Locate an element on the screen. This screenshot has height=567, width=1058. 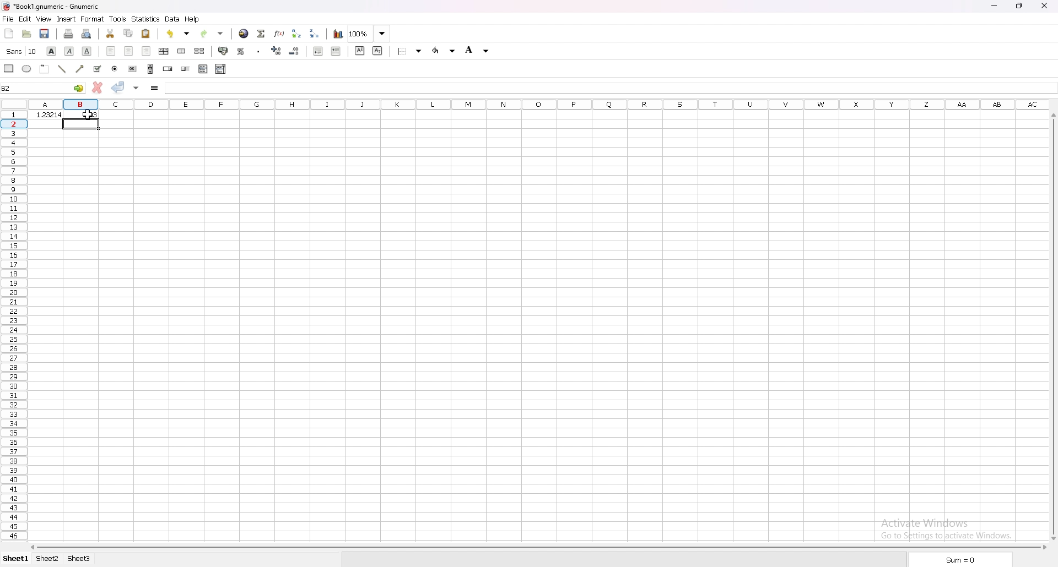
accept changes is located at coordinates (118, 88).